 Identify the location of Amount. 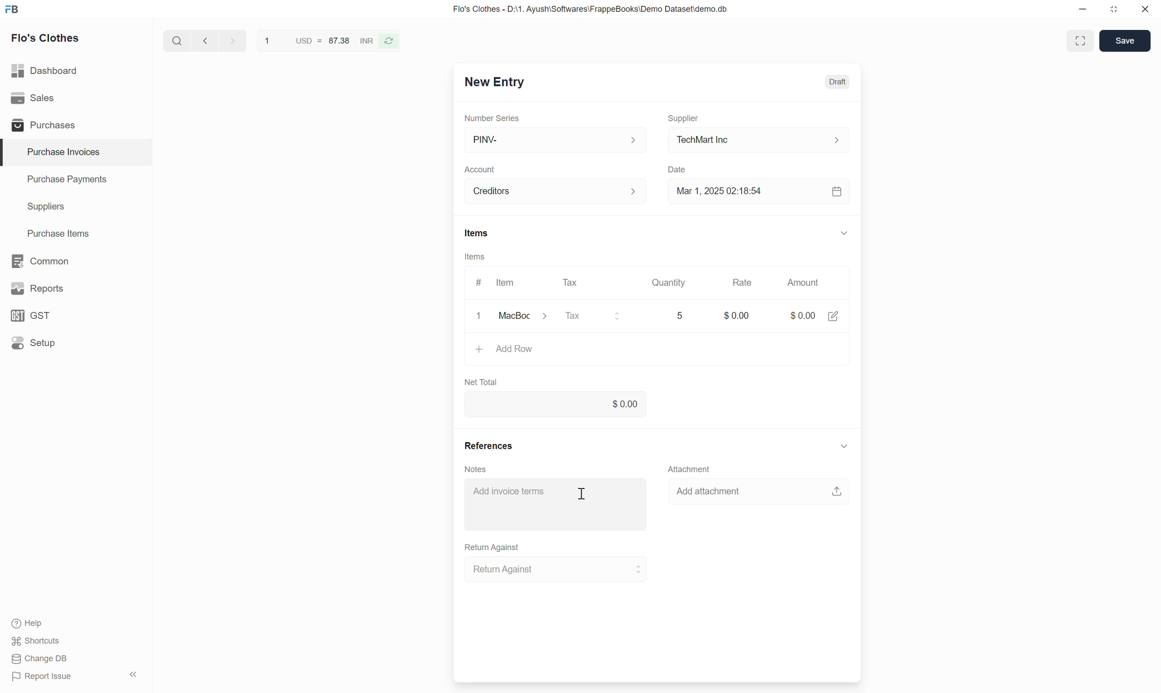
(806, 283).